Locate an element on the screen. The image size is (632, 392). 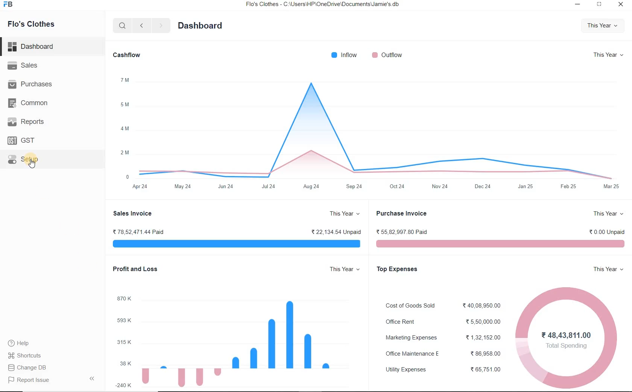
Change DB is located at coordinates (30, 355).